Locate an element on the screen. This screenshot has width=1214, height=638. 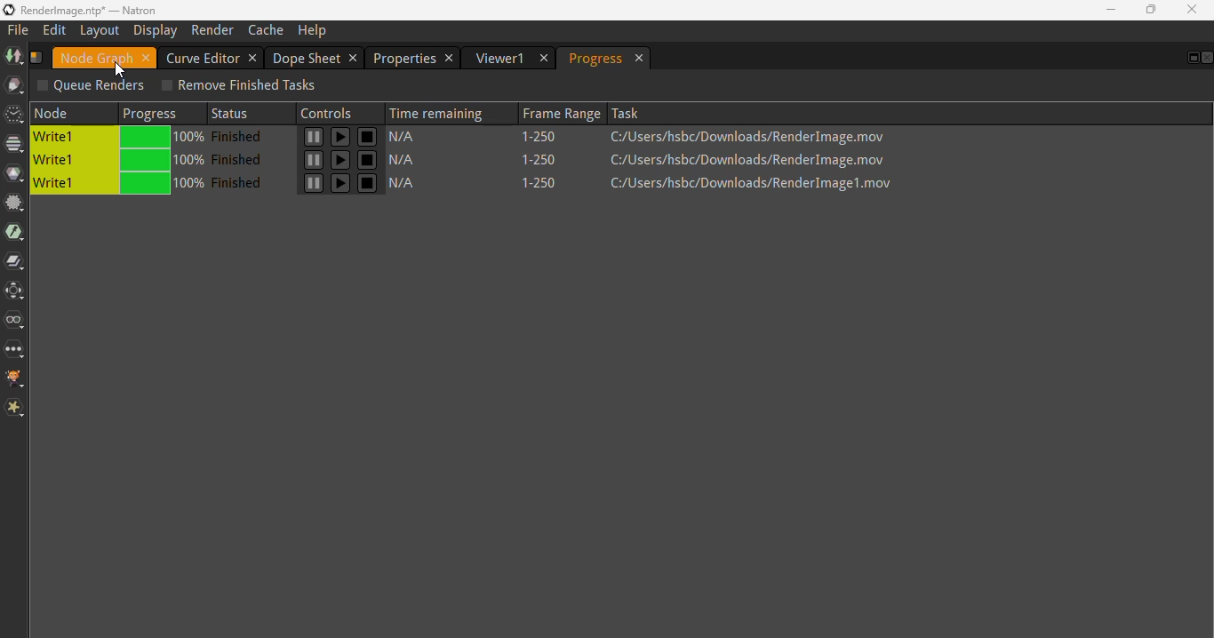
N/A is located at coordinates (409, 184).